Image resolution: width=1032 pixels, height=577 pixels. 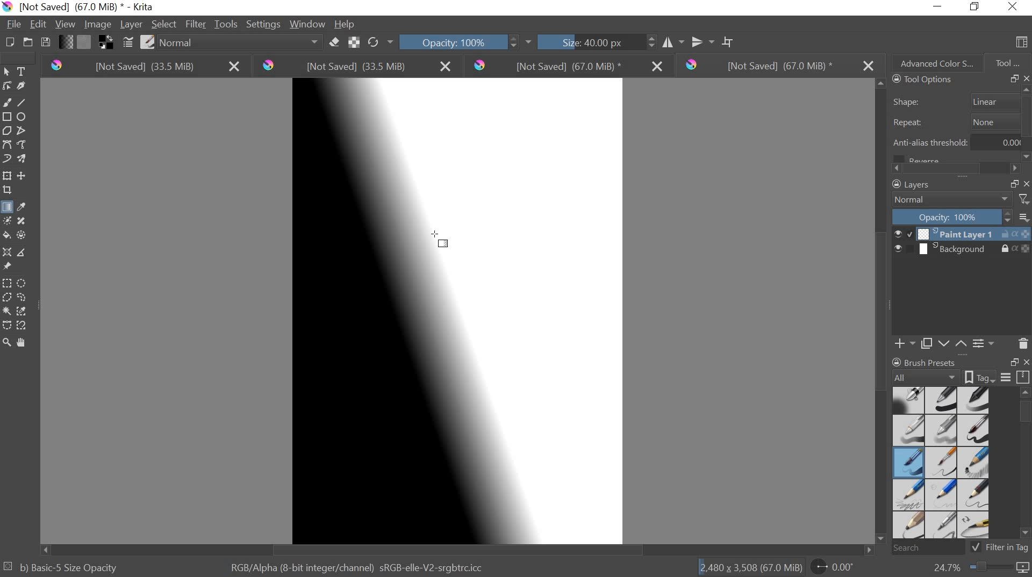 What do you see at coordinates (358, 565) in the screenshot?
I see `RGB/alpha (8 bit integer/channel) srgb elle v2 srgbttrc.icc` at bounding box center [358, 565].